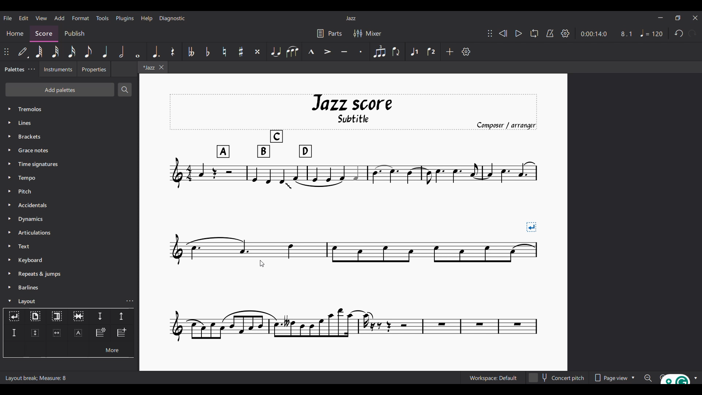  I want to click on Slur, so click(292, 52).